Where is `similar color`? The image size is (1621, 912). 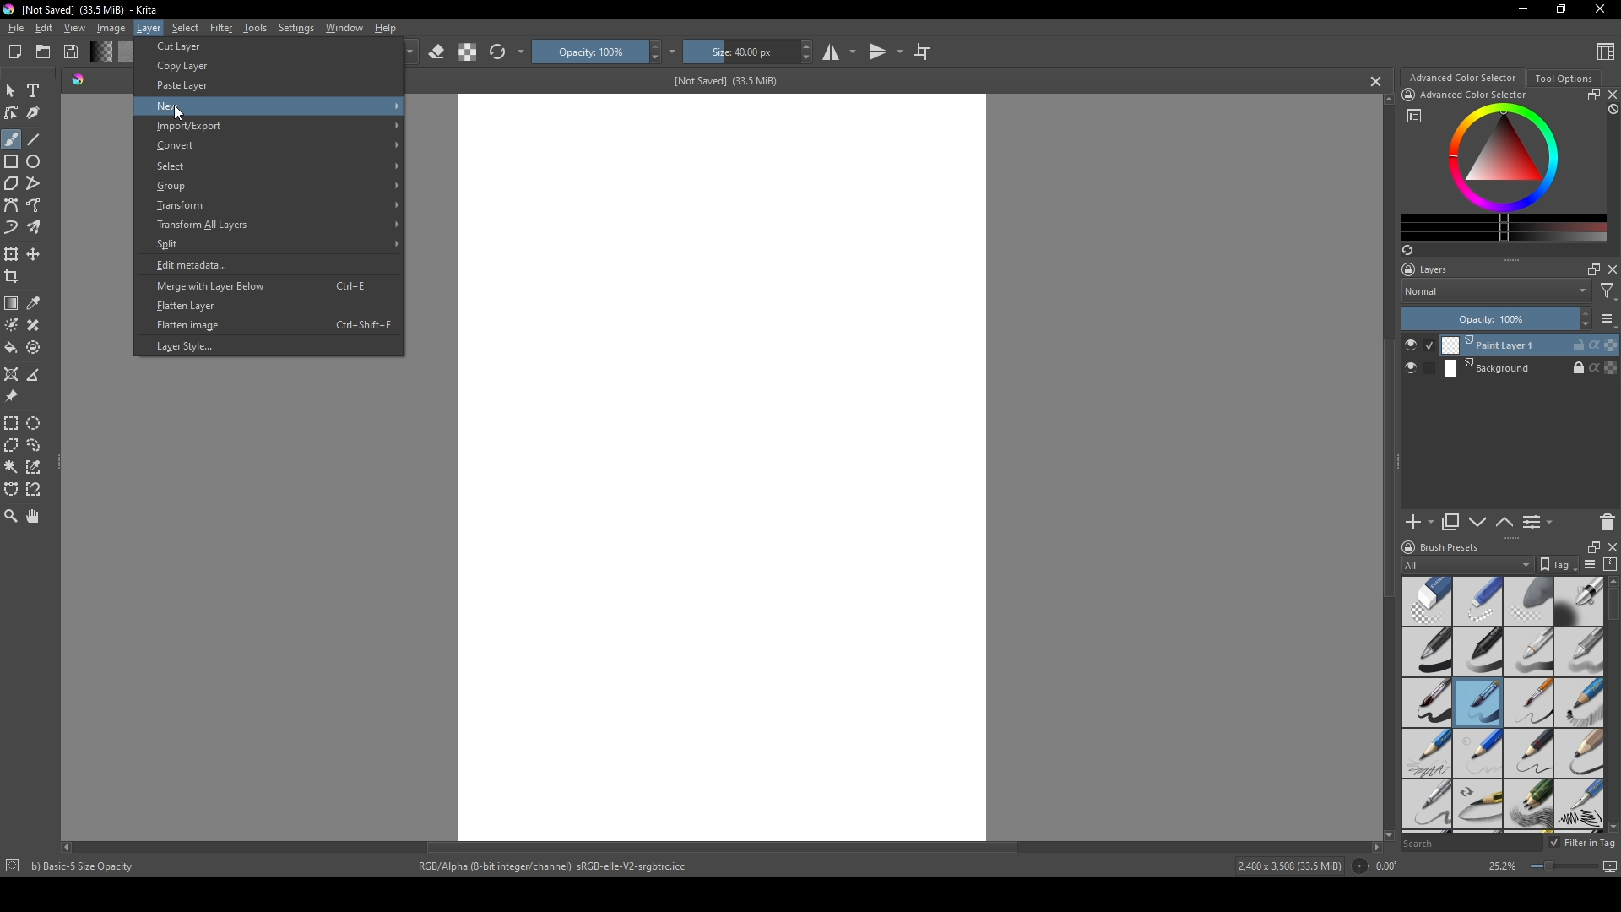 similar color is located at coordinates (37, 466).